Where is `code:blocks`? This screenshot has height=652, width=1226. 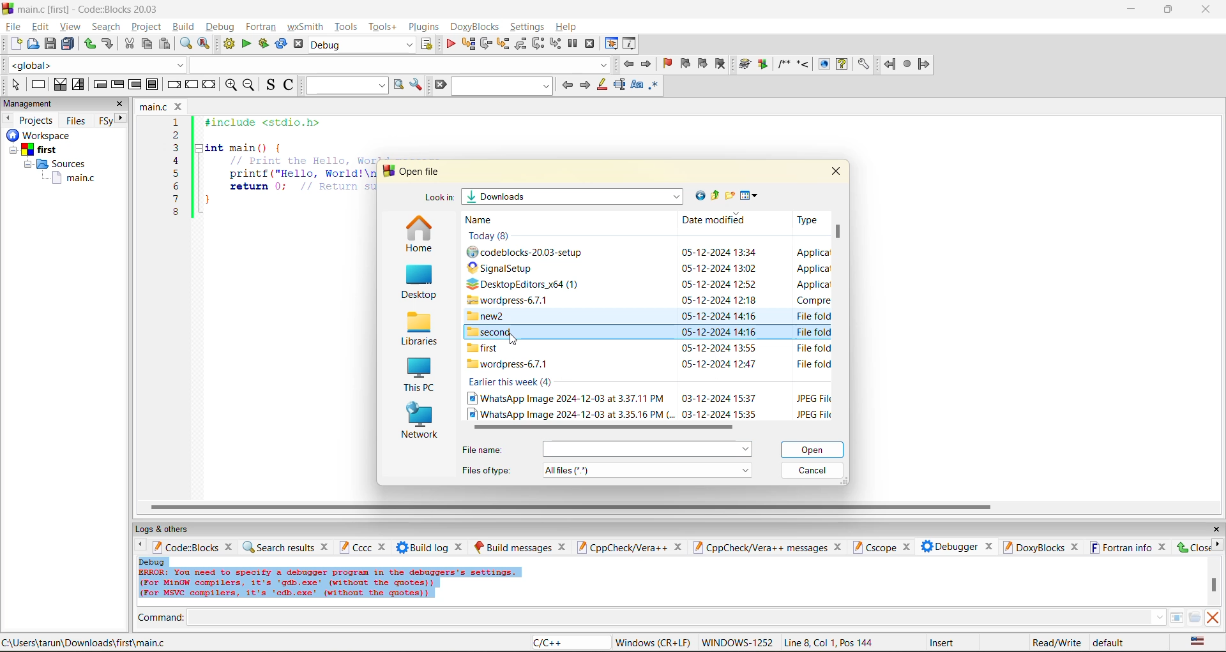 code:blocks is located at coordinates (185, 547).